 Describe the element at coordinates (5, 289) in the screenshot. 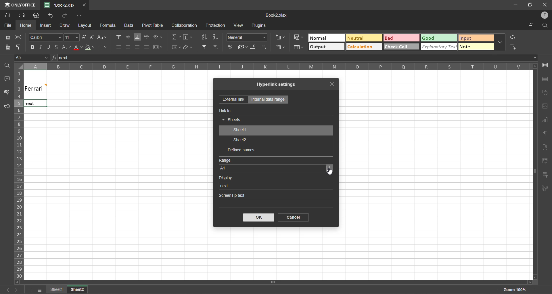

I see `previous` at that location.